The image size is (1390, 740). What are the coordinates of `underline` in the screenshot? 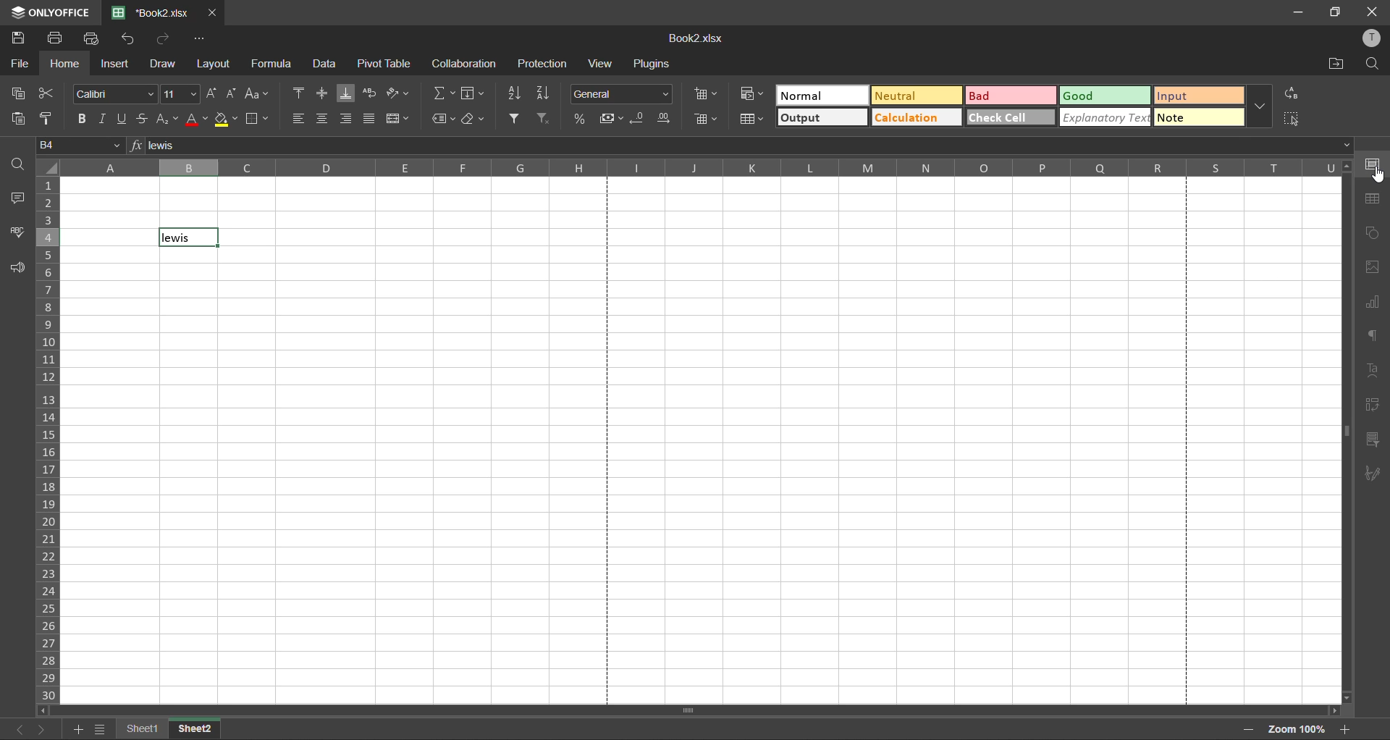 It's located at (122, 119).